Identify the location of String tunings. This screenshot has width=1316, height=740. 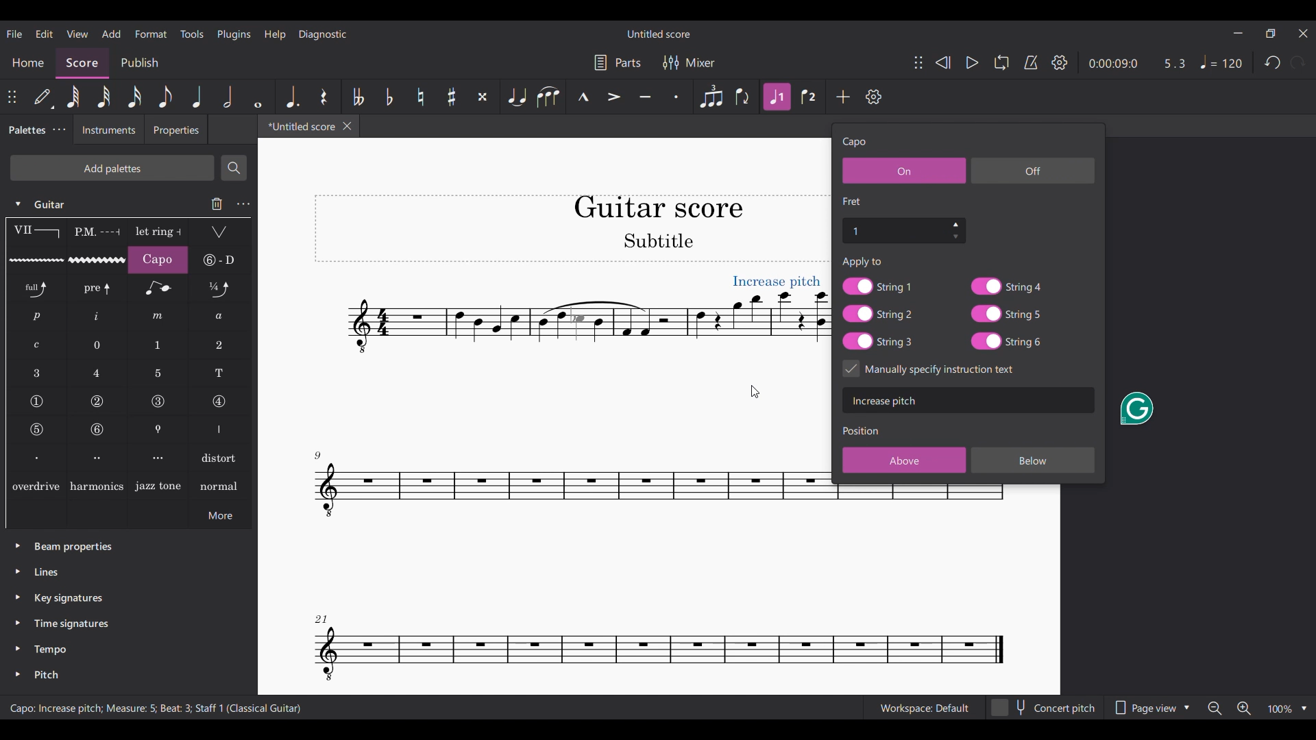
(220, 260).